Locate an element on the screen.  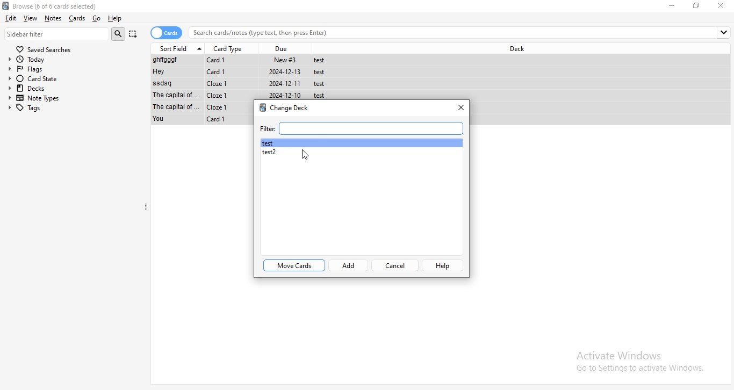
sort field is located at coordinates (179, 48).